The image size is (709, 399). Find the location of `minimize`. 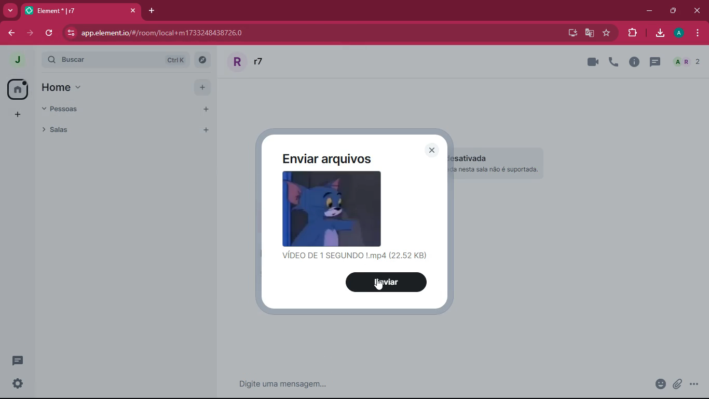

minimize is located at coordinates (646, 10).